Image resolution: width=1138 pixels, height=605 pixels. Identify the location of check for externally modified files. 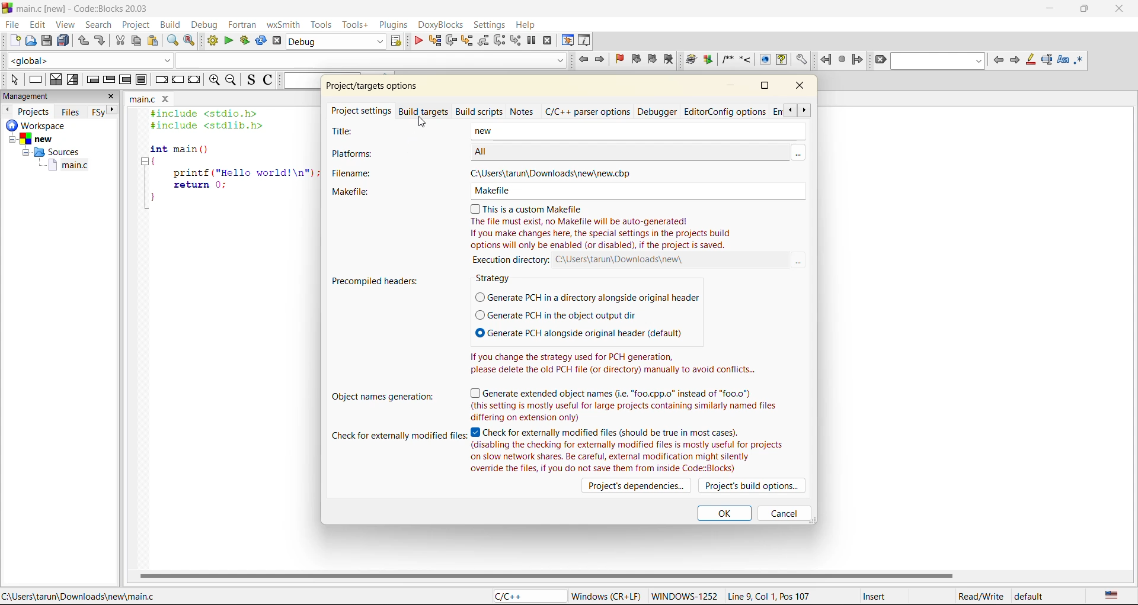
(400, 433).